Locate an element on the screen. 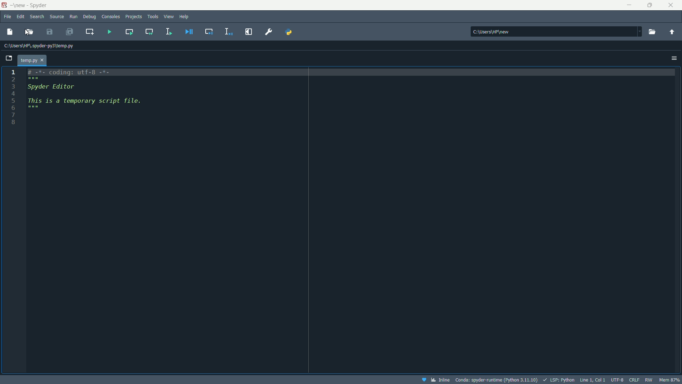 Image resolution: width=682 pixels, height=384 pixels. Cursor is located at coordinates (28, 33).